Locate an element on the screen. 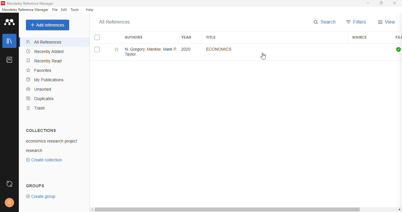 Image resolution: width=402 pixels, height=212 pixels. file is located at coordinates (55, 10).